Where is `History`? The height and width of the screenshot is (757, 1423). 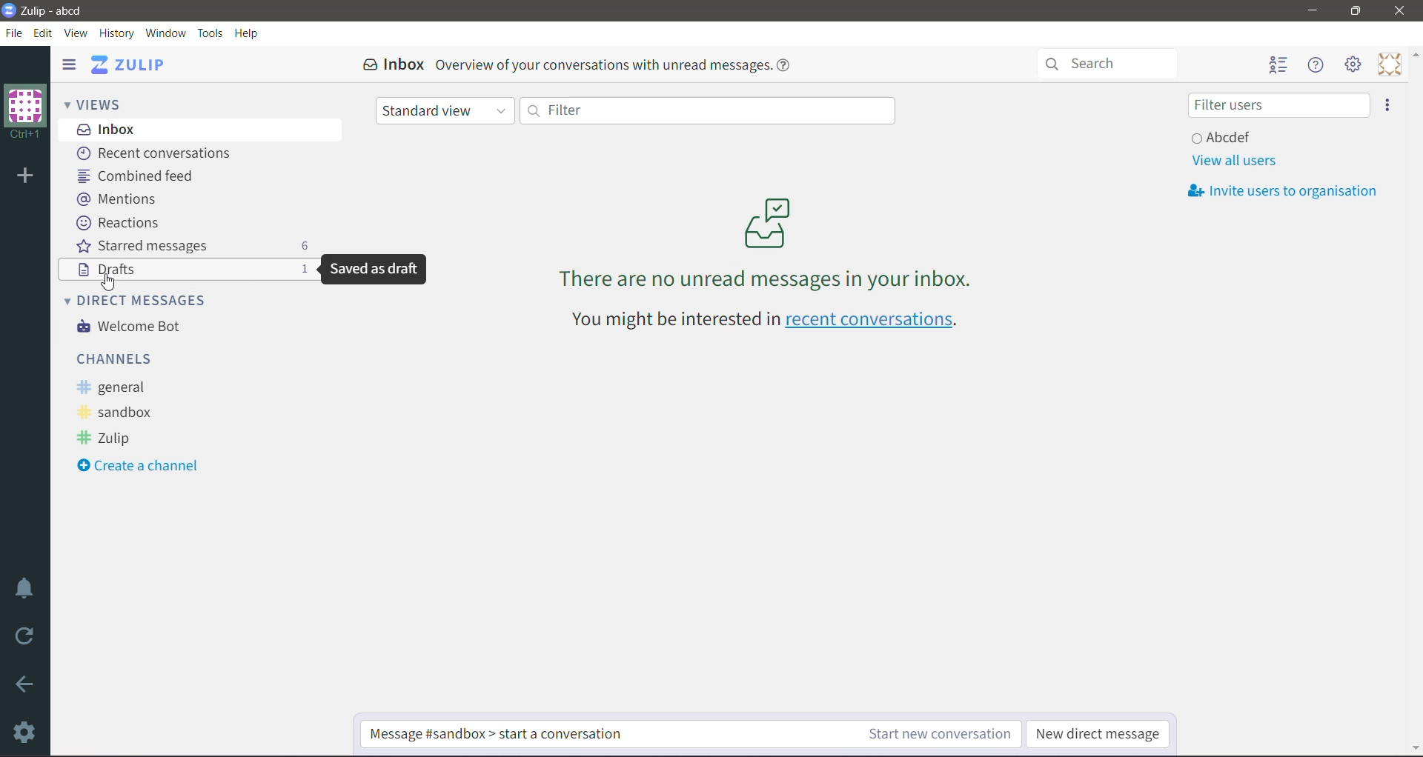 History is located at coordinates (118, 34).